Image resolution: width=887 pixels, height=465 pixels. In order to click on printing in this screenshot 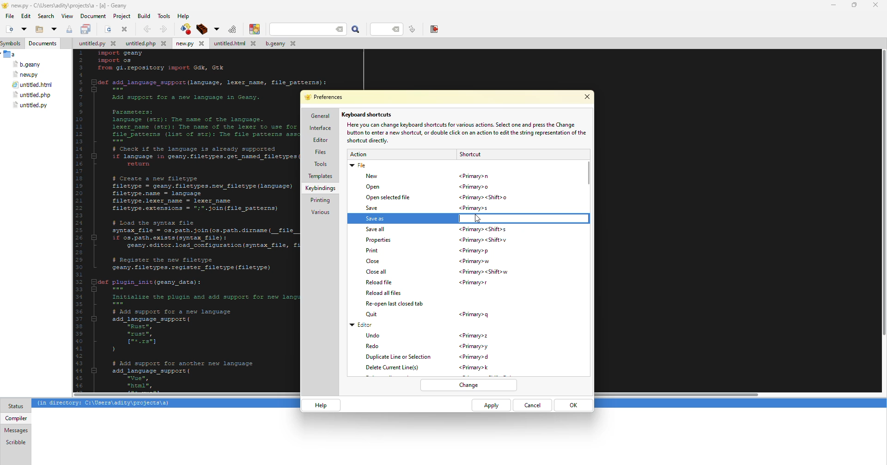, I will do `click(318, 201)`.